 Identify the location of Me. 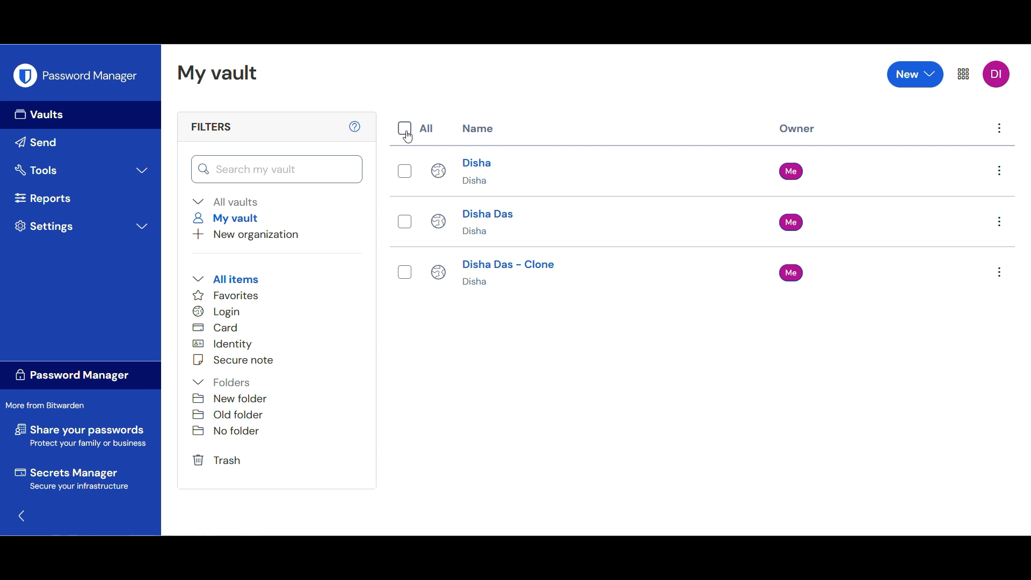
(792, 272).